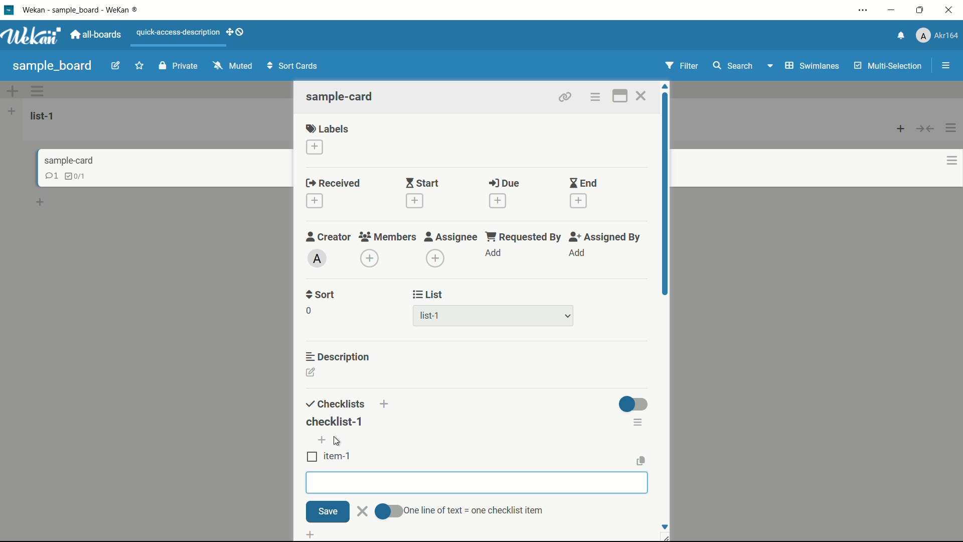 The image size is (963, 542). Describe the element at coordinates (430, 316) in the screenshot. I see `list-1` at that location.